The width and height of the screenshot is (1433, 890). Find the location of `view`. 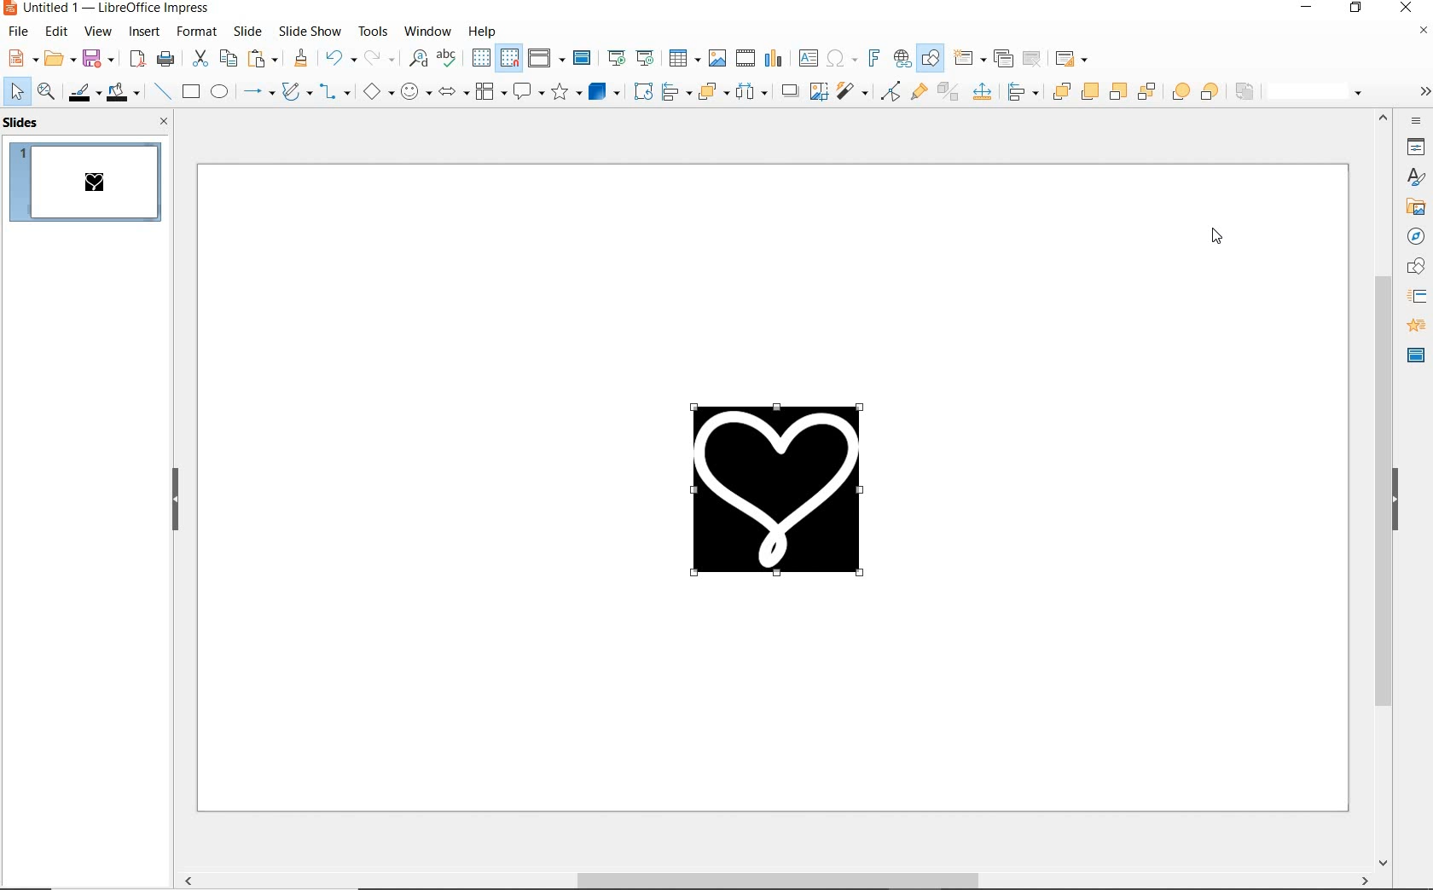

view is located at coordinates (99, 32).